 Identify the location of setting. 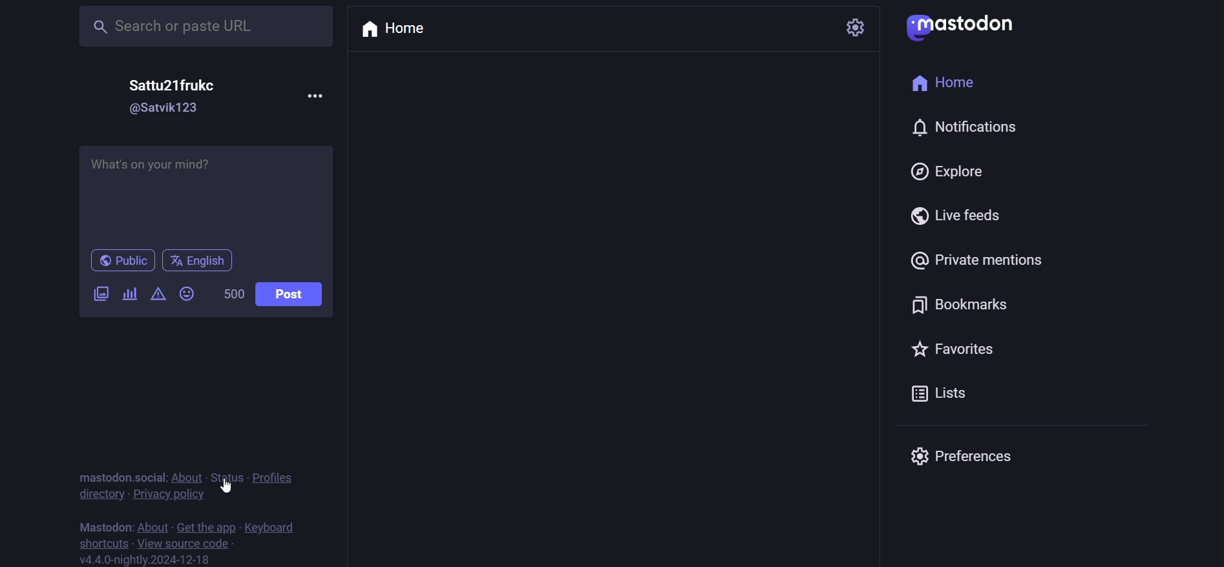
(859, 26).